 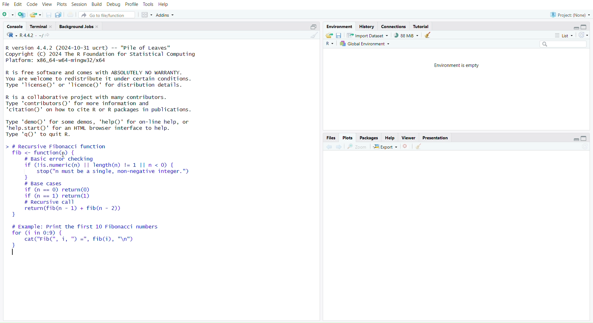 What do you see at coordinates (19, 5) in the screenshot?
I see `edit` at bounding box center [19, 5].